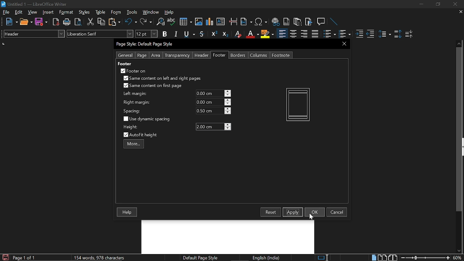 This screenshot has height=261, width=464. I want to click on Strike through, so click(202, 34).